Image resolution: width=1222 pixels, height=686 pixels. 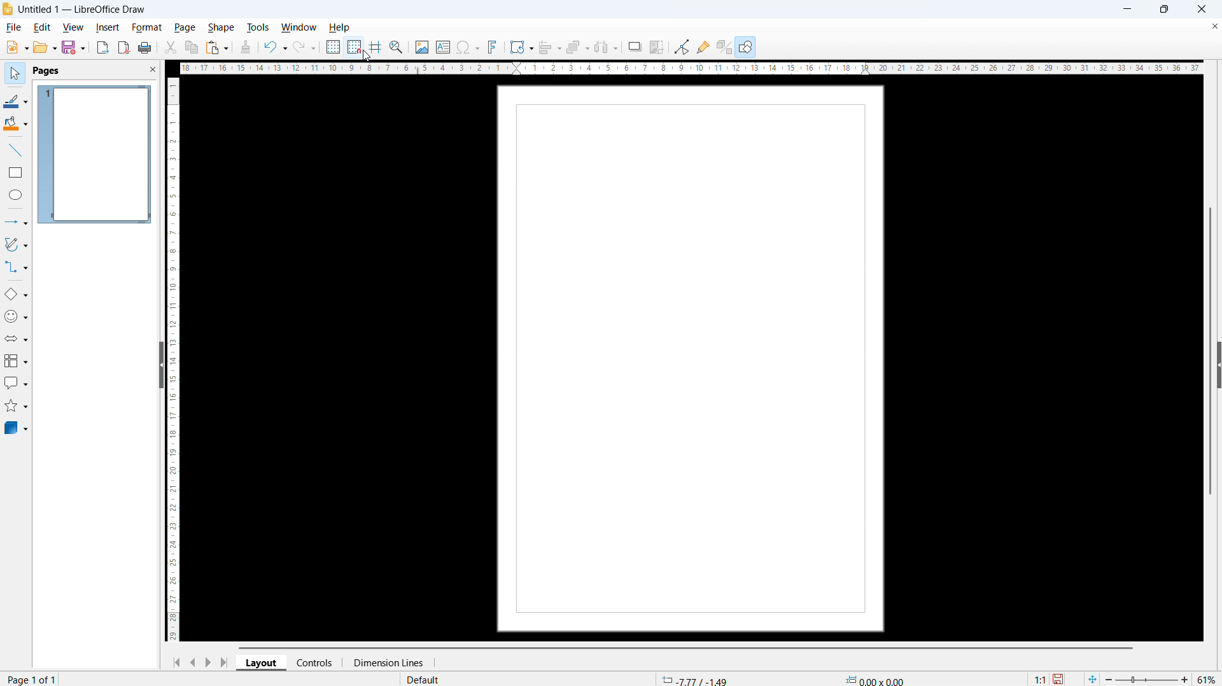 What do you see at coordinates (224, 662) in the screenshot?
I see `go to last page` at bounding box center [224, 662].